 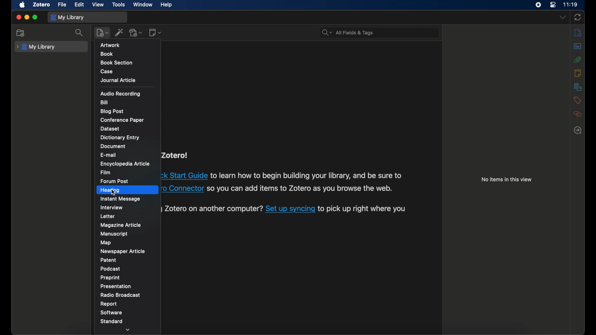 I want to click on report, so click(x=109, y=304).